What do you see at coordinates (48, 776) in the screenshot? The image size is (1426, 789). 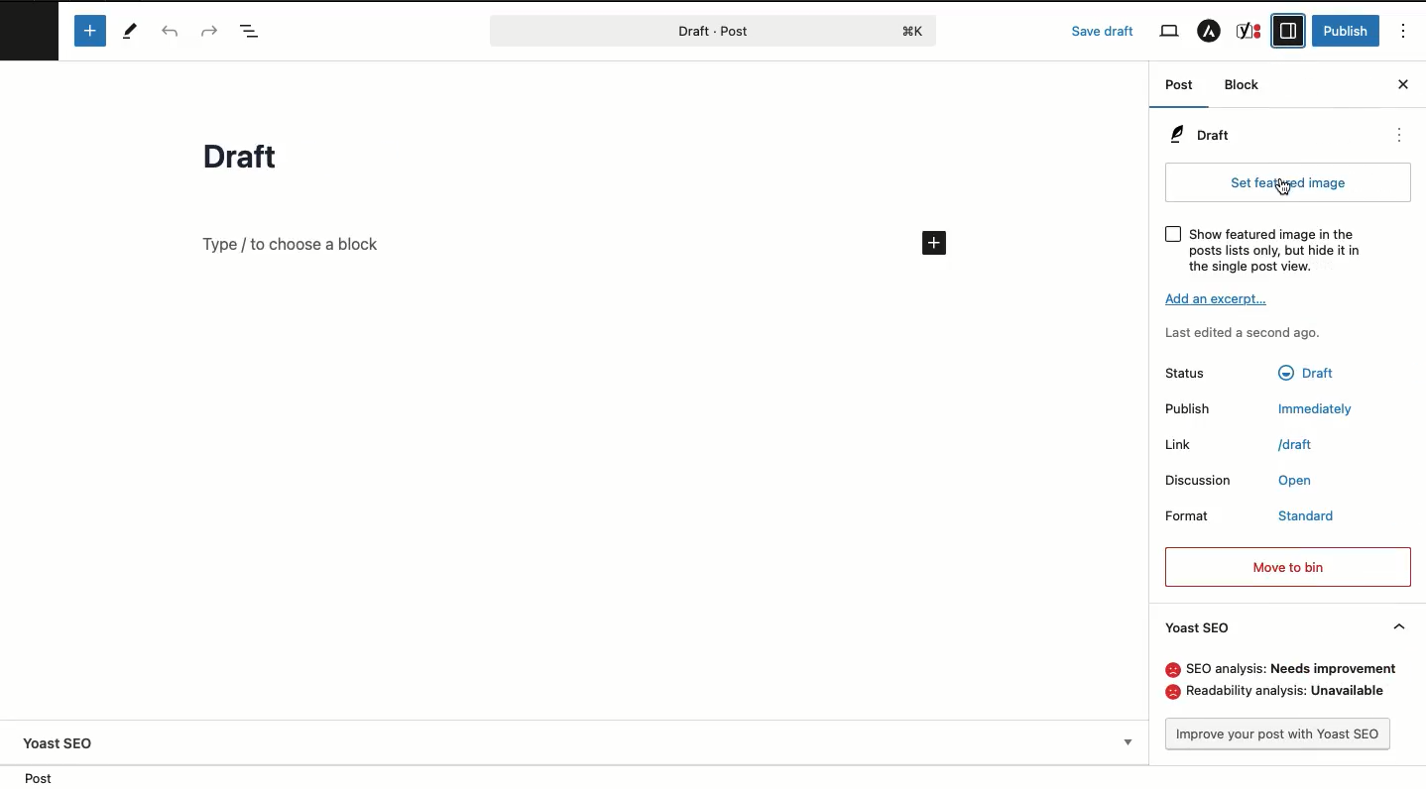 I see `Location` at bounding box center [48, 776].